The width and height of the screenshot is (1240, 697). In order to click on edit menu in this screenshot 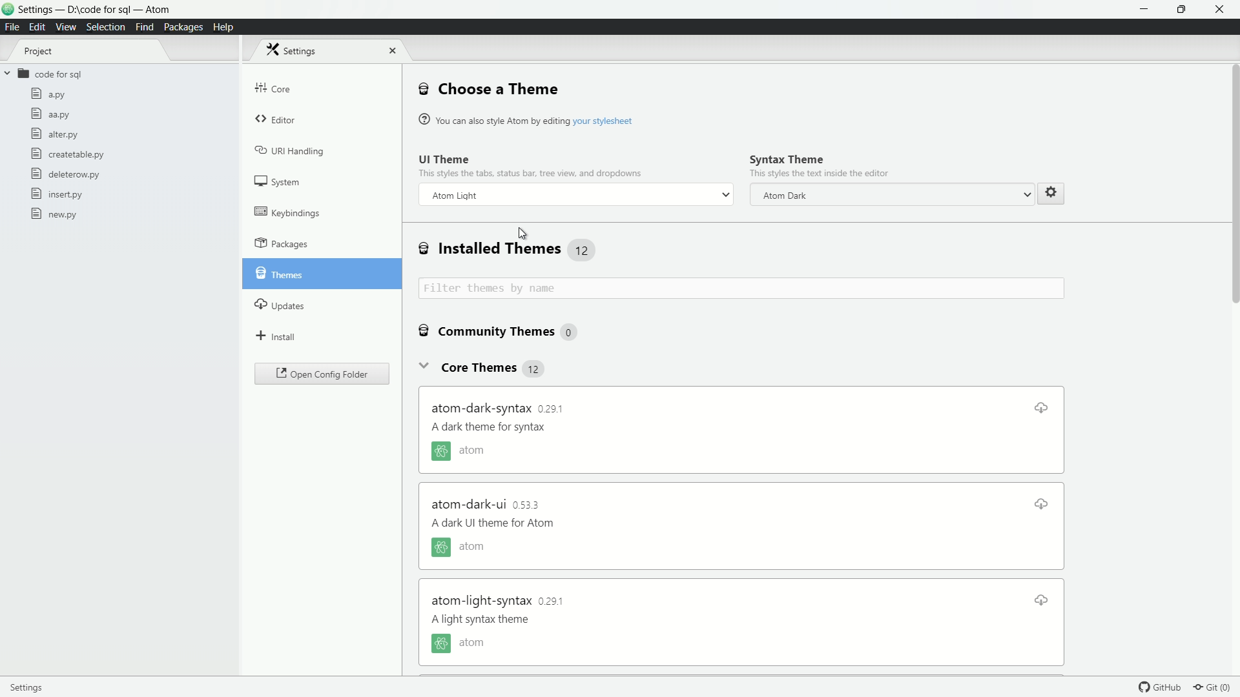, I will do `click(37, 26)`.